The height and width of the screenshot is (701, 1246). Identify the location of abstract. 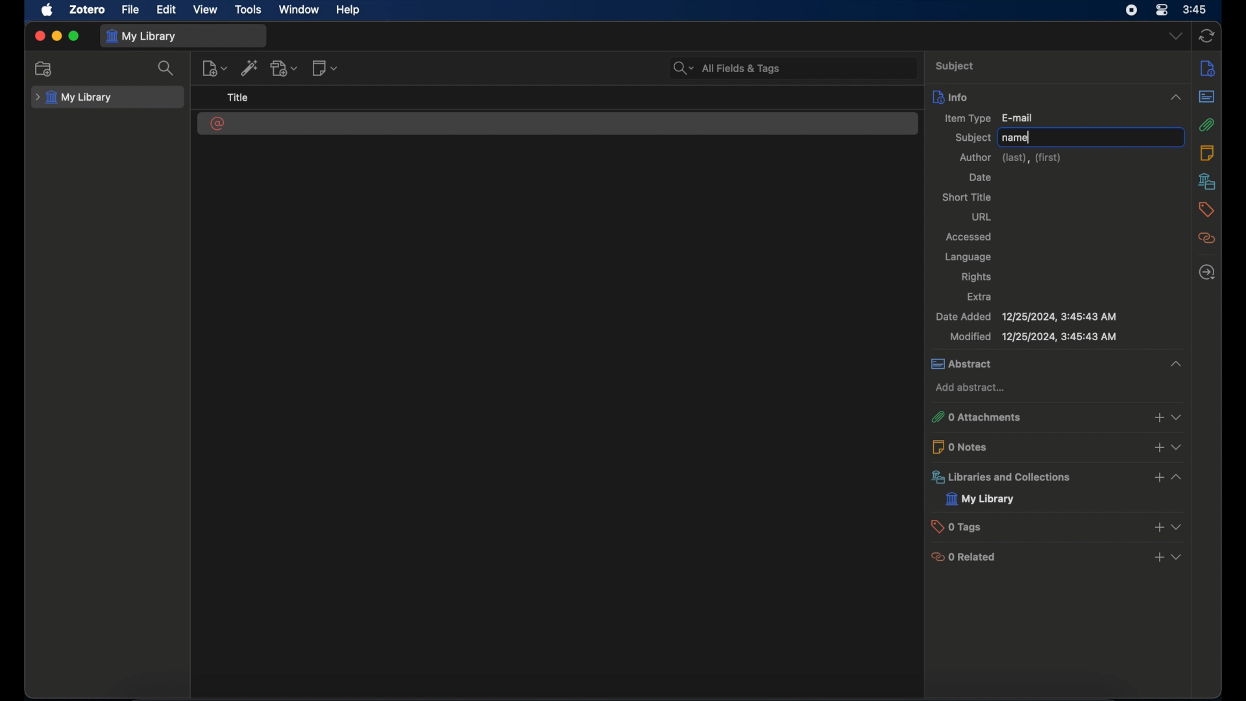
(1056, 363).